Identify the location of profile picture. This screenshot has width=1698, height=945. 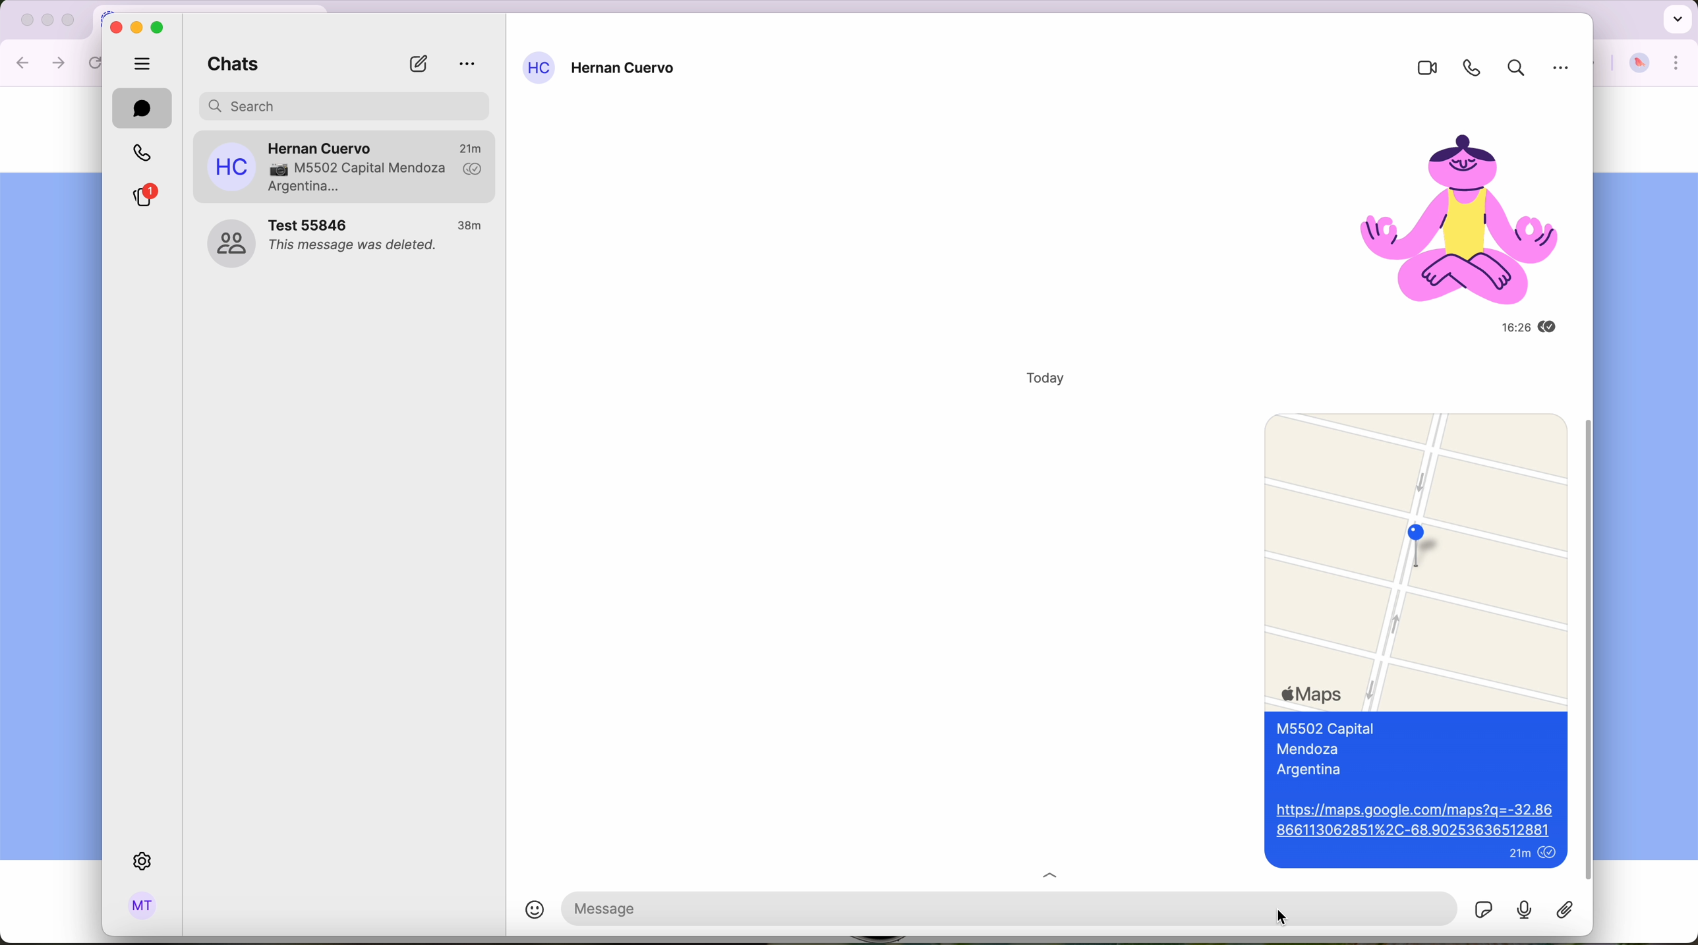
(1639, 64).